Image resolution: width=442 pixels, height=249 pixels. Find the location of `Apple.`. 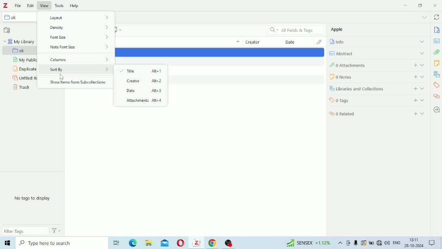

Apple. is located at coordinates (340, 30).